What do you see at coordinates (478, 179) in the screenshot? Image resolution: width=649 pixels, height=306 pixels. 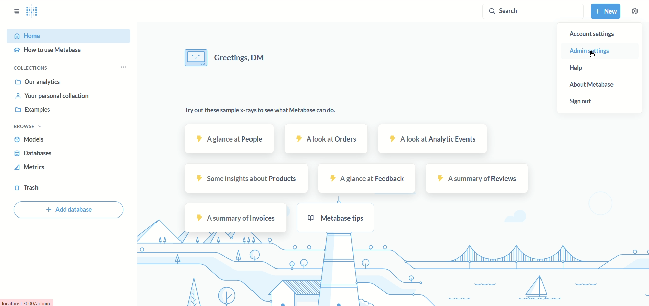 I see `a summary of Reviews` at bounding box center [478, 179].